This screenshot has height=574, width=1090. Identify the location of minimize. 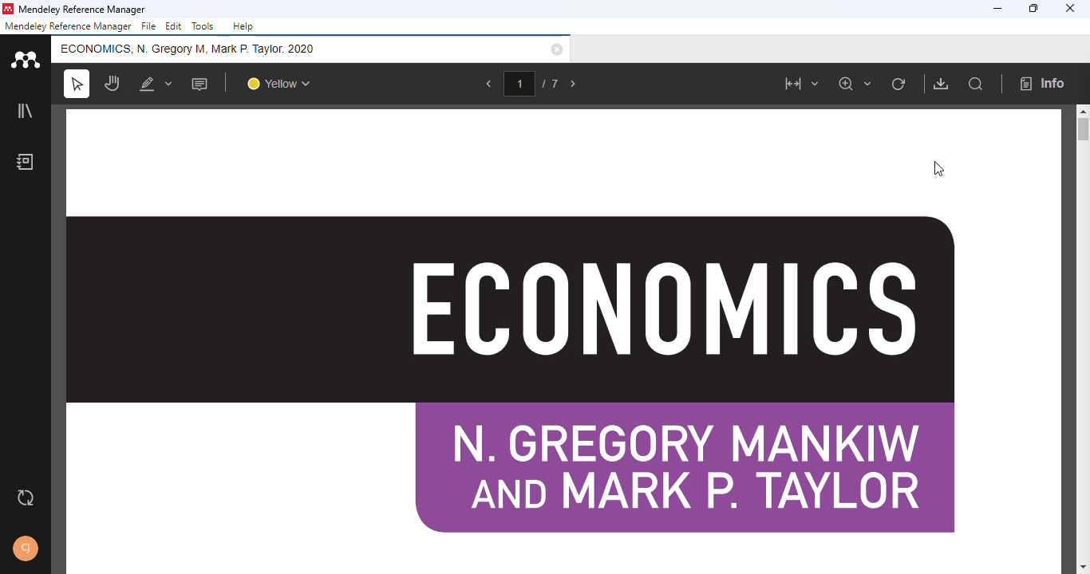
(998, 9).